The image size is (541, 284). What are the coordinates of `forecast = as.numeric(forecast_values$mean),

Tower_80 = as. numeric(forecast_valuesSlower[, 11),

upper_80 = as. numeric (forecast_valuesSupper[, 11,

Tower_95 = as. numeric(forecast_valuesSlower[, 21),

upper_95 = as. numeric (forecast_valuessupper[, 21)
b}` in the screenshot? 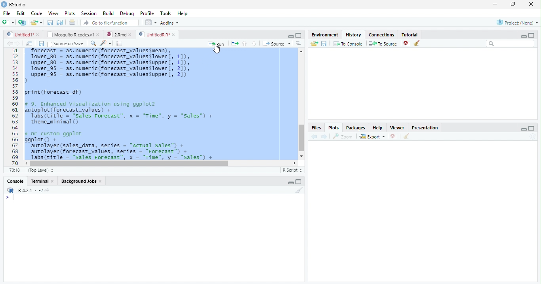 It's located at (115, 66).